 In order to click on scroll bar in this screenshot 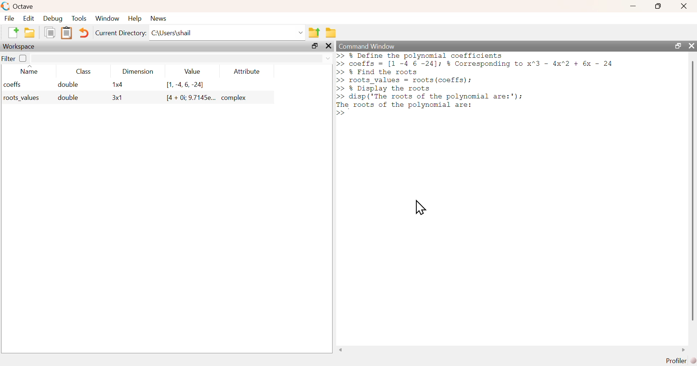, I will do `click(691, 190)`.